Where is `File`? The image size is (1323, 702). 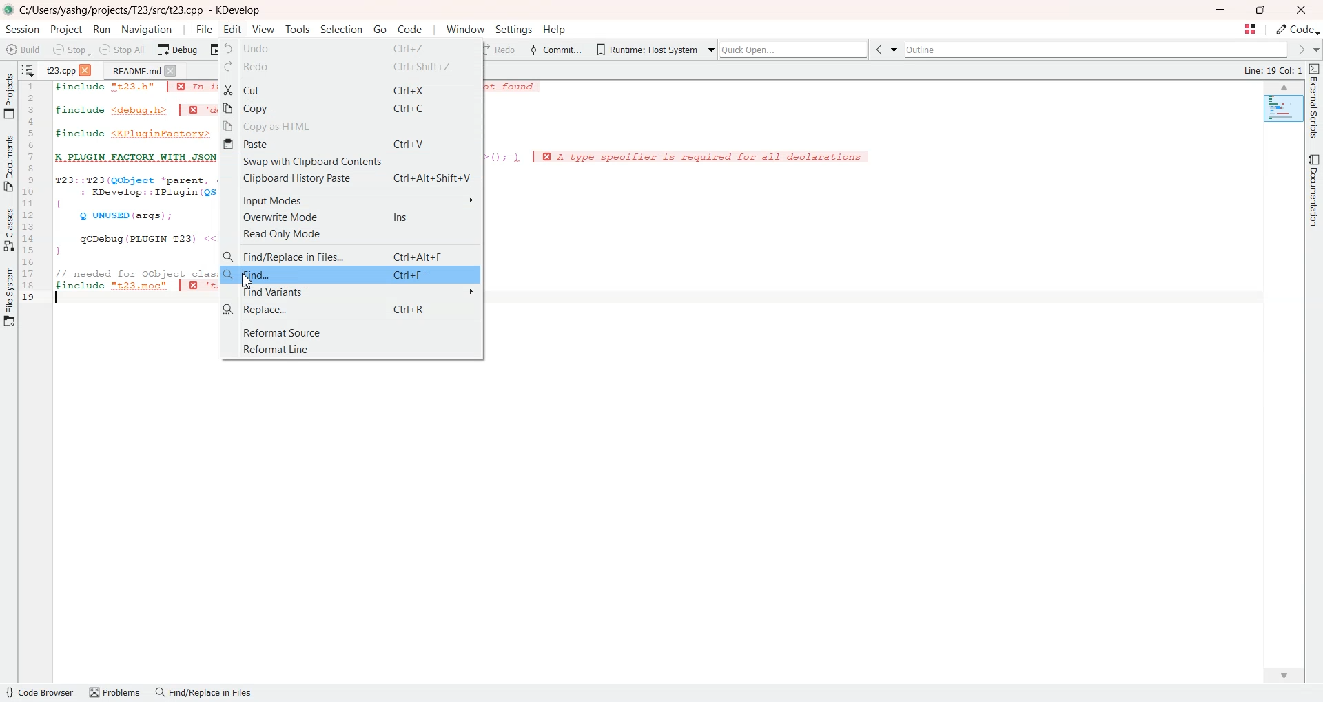
File is located at coordinates (204, 29).